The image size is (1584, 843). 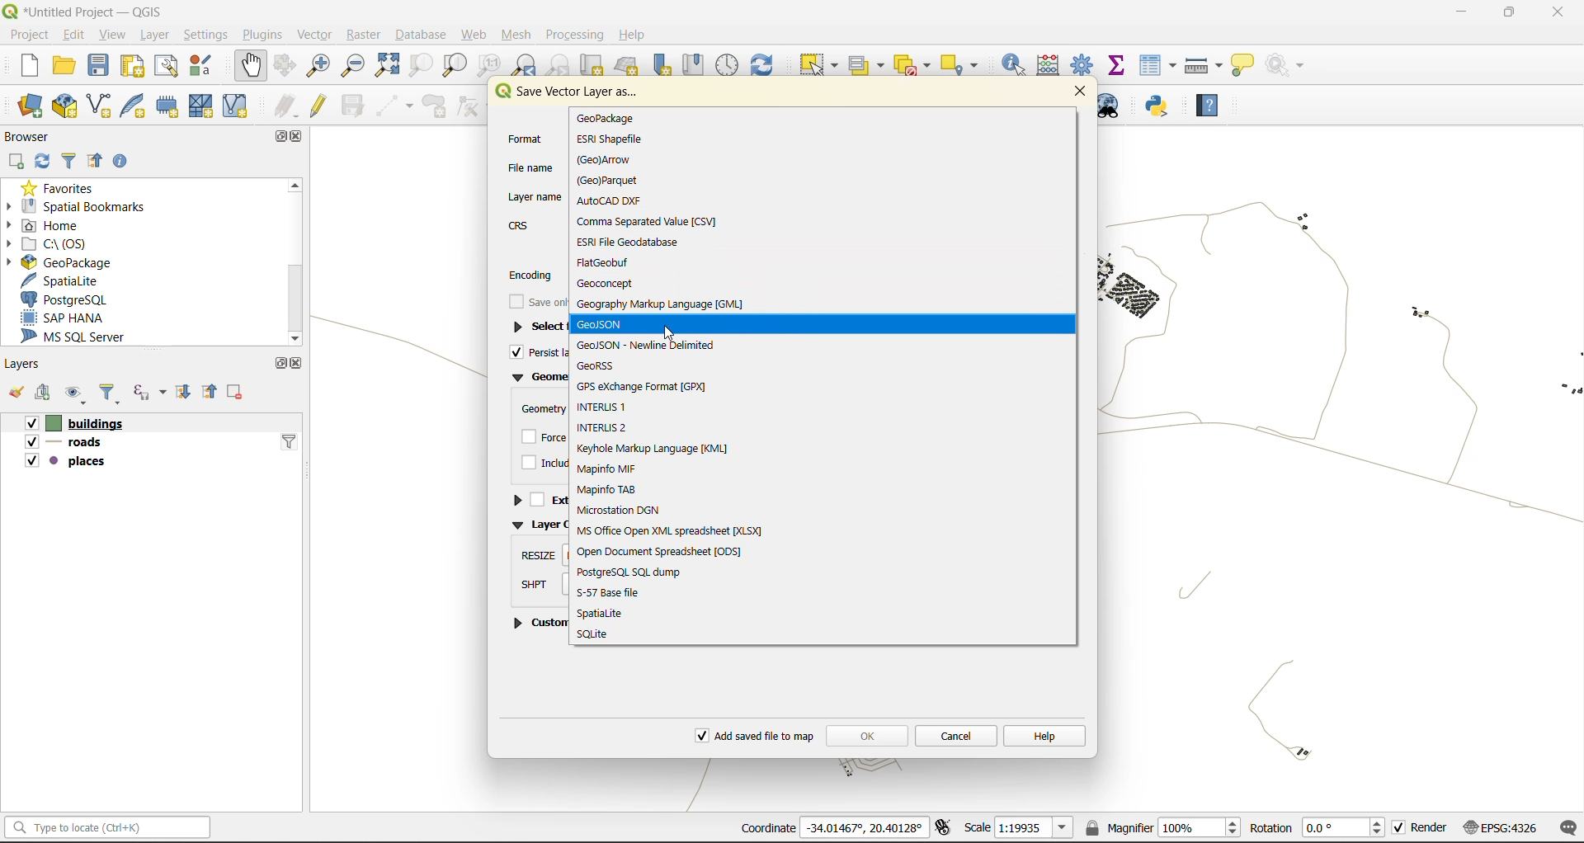 I want to click on ms sql server, so click(x=80, y=337).